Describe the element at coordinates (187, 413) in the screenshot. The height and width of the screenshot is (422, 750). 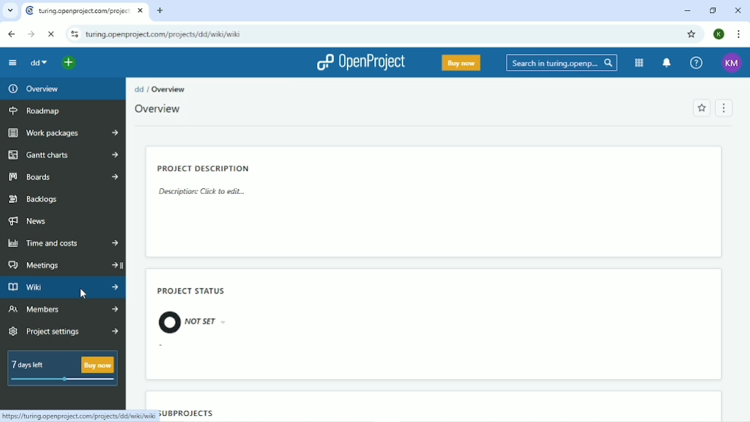
I see `Subprojects` at that location.